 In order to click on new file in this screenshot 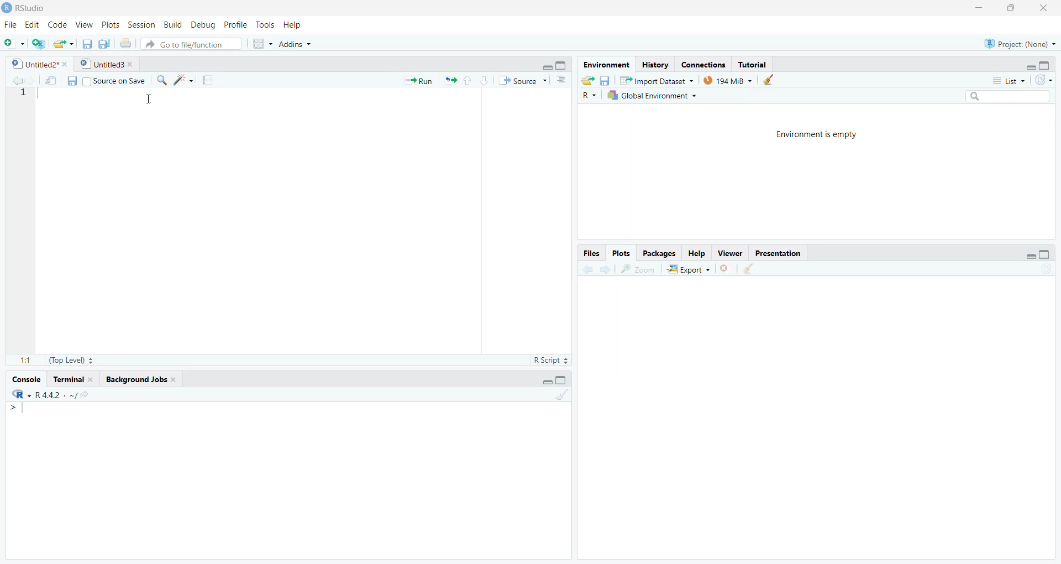, I will do `click(14, 43)`.